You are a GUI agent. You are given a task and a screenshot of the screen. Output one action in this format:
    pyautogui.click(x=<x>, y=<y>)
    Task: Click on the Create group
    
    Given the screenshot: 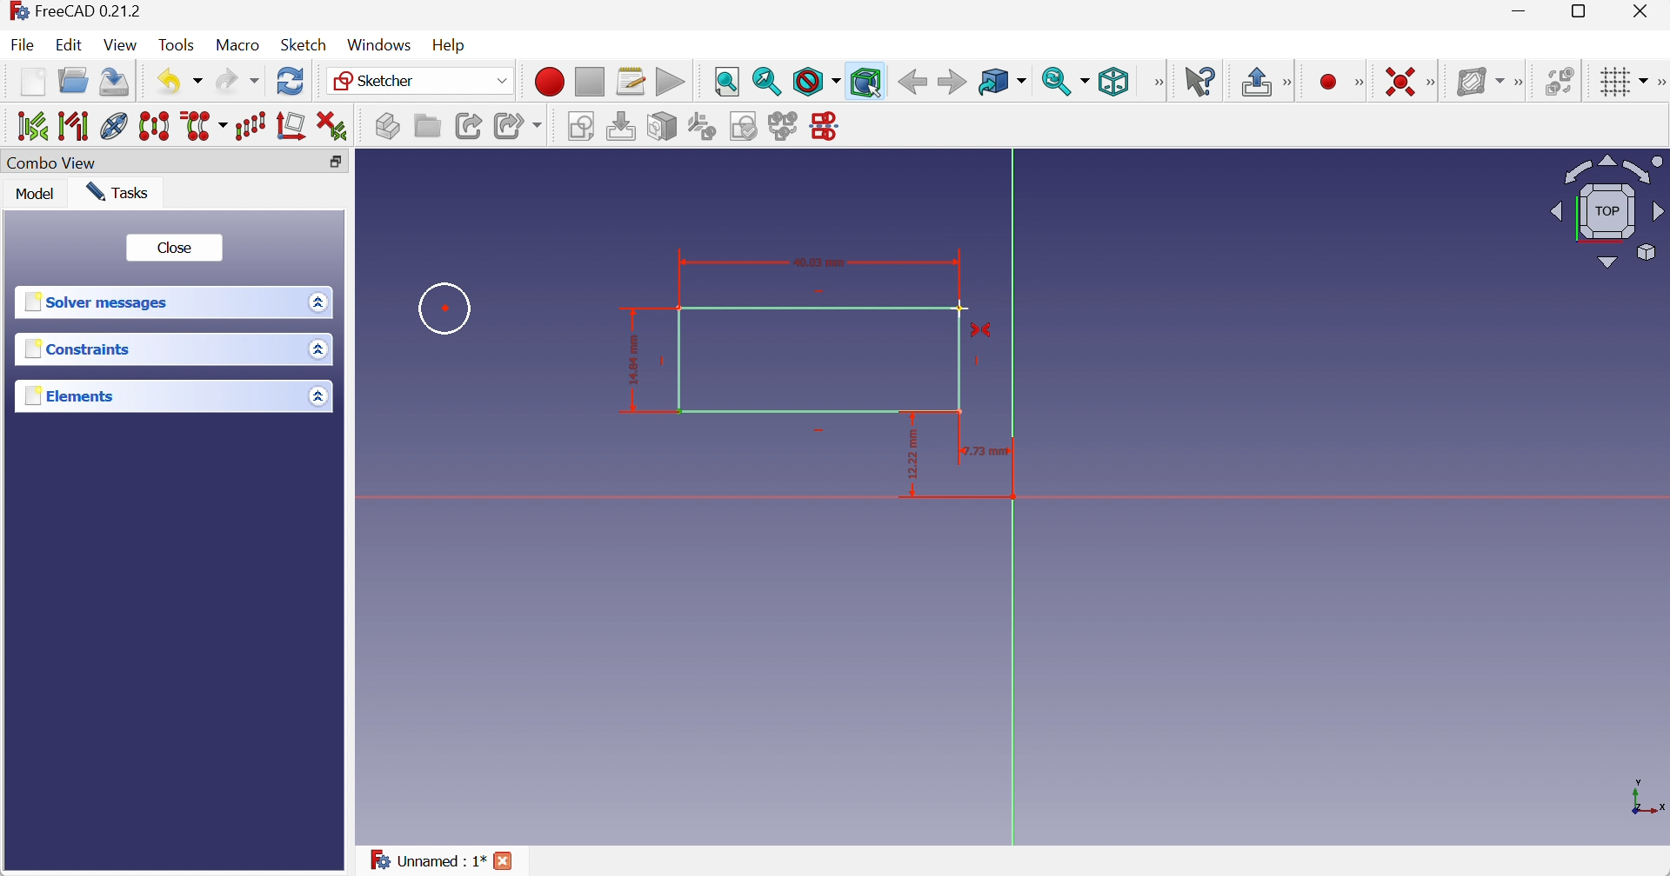 What is the action you would take?
    pyautogui.click(x=426, y=125)
    